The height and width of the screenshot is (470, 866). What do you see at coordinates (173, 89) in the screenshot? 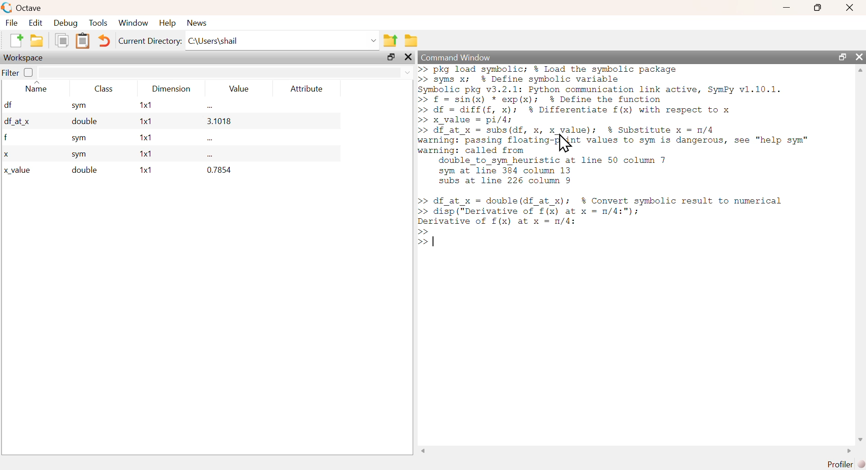
I see `Dimension` at bounding box center [173, 89].